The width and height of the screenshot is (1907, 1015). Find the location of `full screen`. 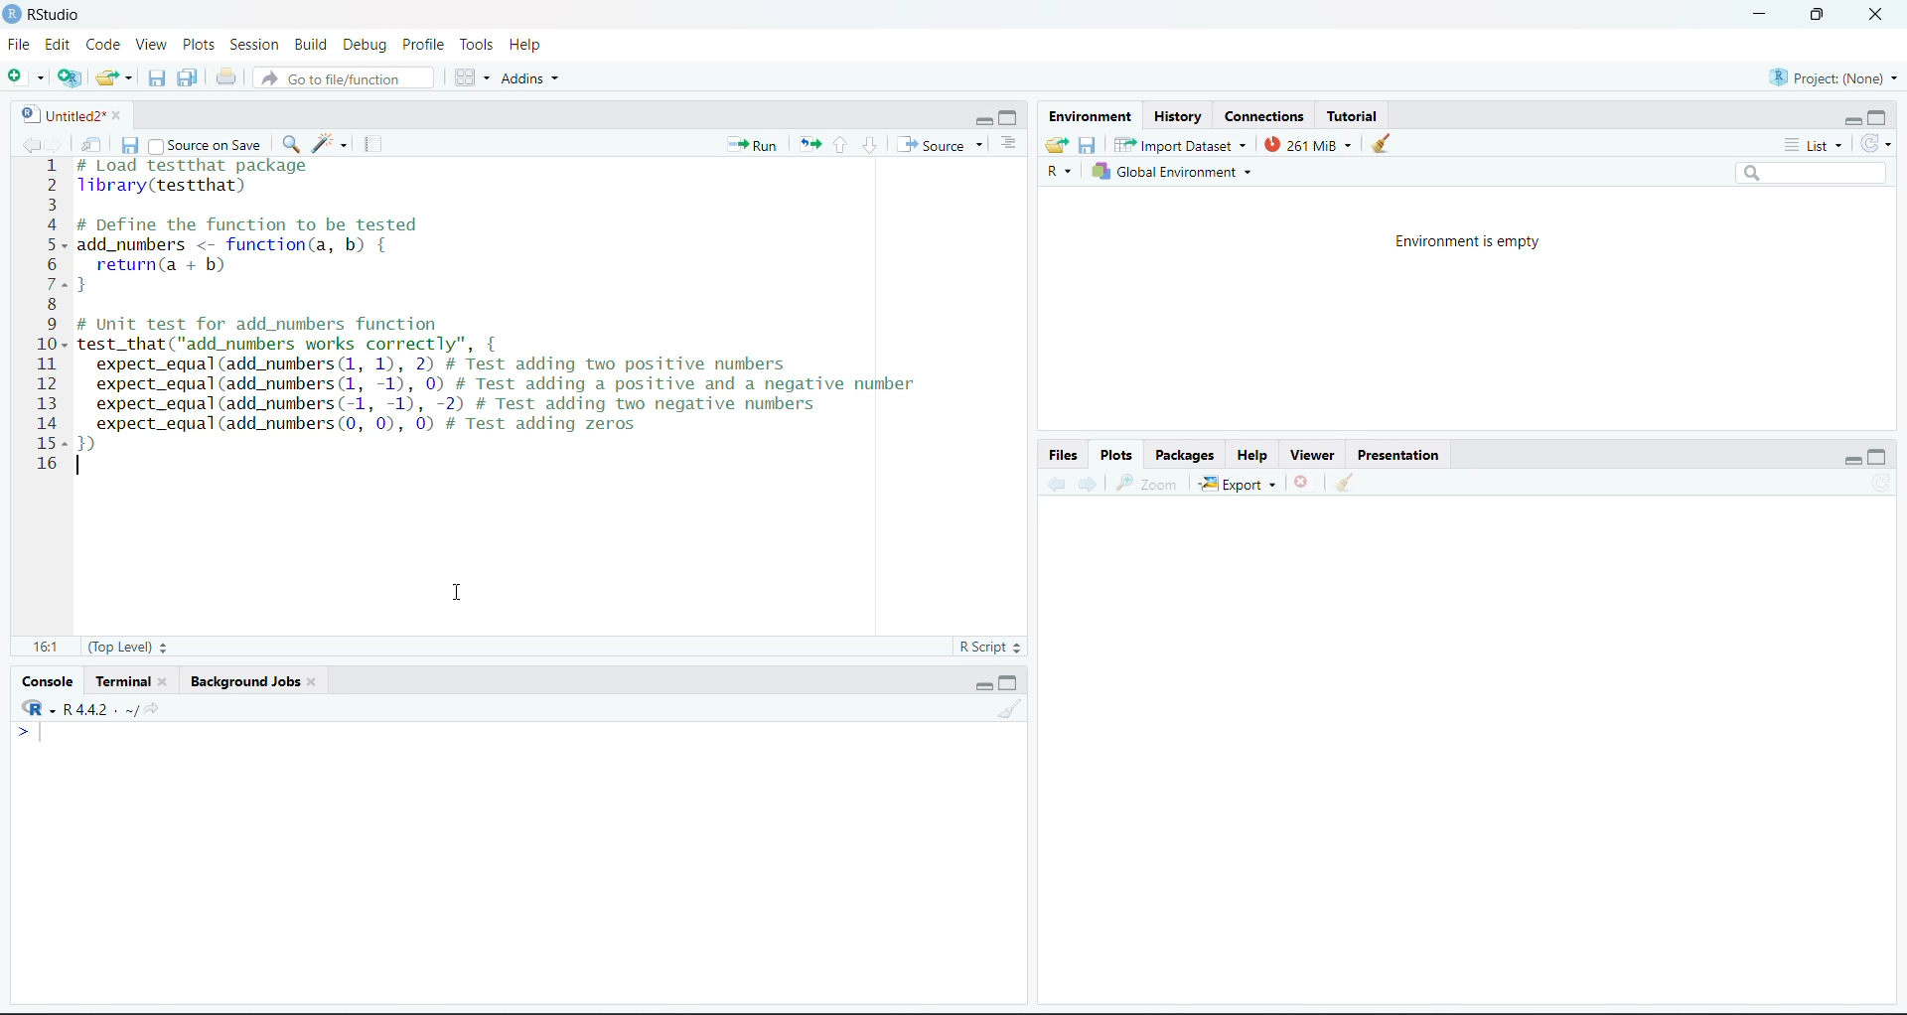

full screen is located at coordinates (1818, 16).